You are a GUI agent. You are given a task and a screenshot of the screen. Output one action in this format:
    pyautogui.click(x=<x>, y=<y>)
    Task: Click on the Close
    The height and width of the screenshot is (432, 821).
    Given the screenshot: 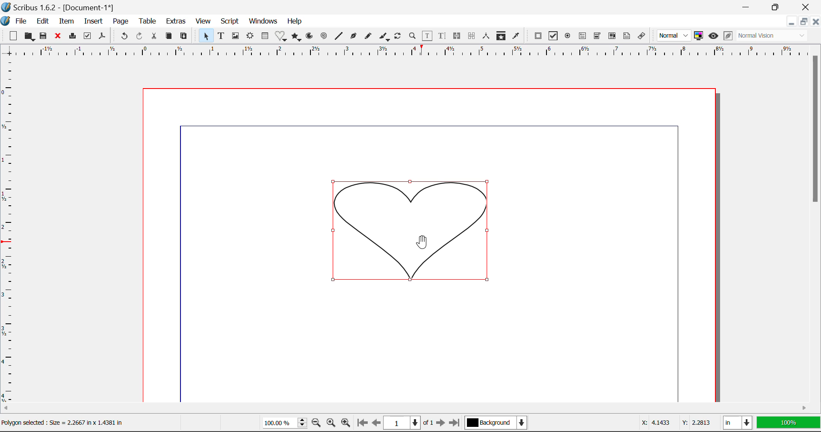 What is the action you would take?
    pyautogui.click(x=816, y=23)
    